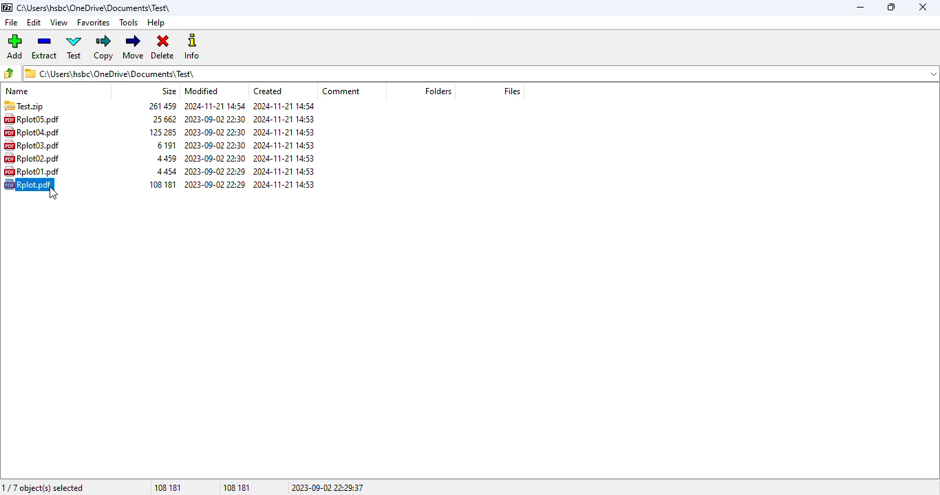  I want to click on  Rplot.pdf, select file, so click(32, 184).